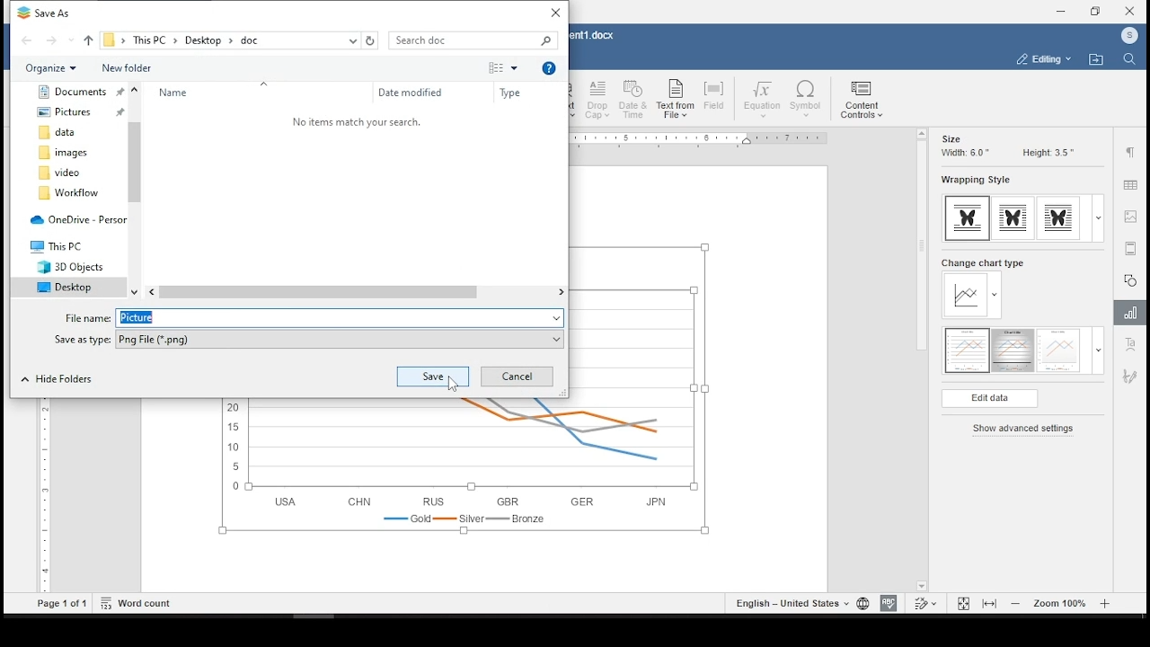 This screenshot has height=647, width=1150. I want to click on chart style 2, so click(1014, 351).